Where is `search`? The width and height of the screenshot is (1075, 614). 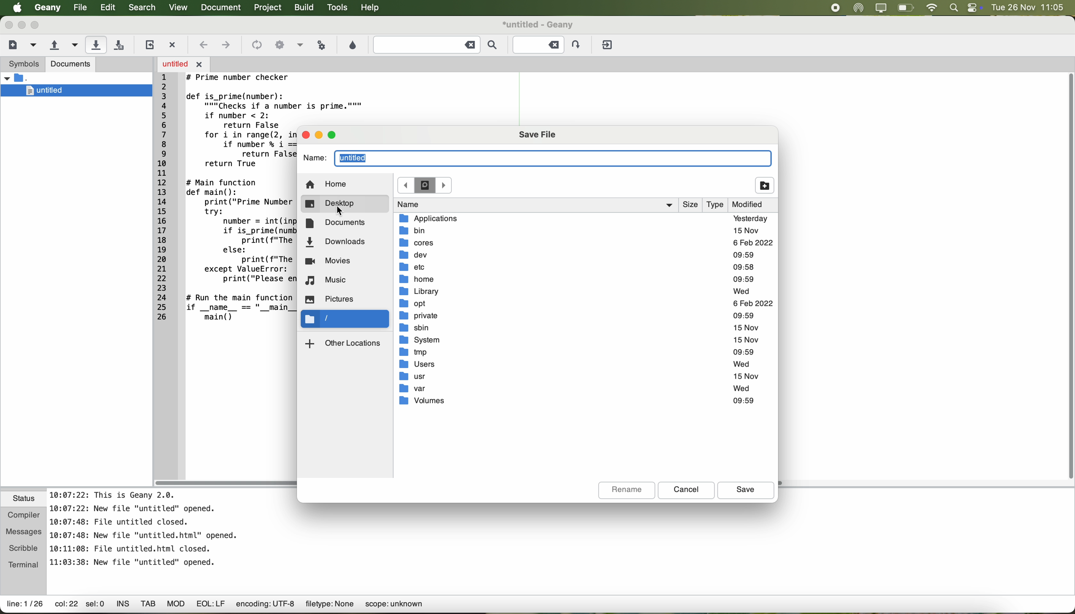
search is located at coordinates (142, 8).